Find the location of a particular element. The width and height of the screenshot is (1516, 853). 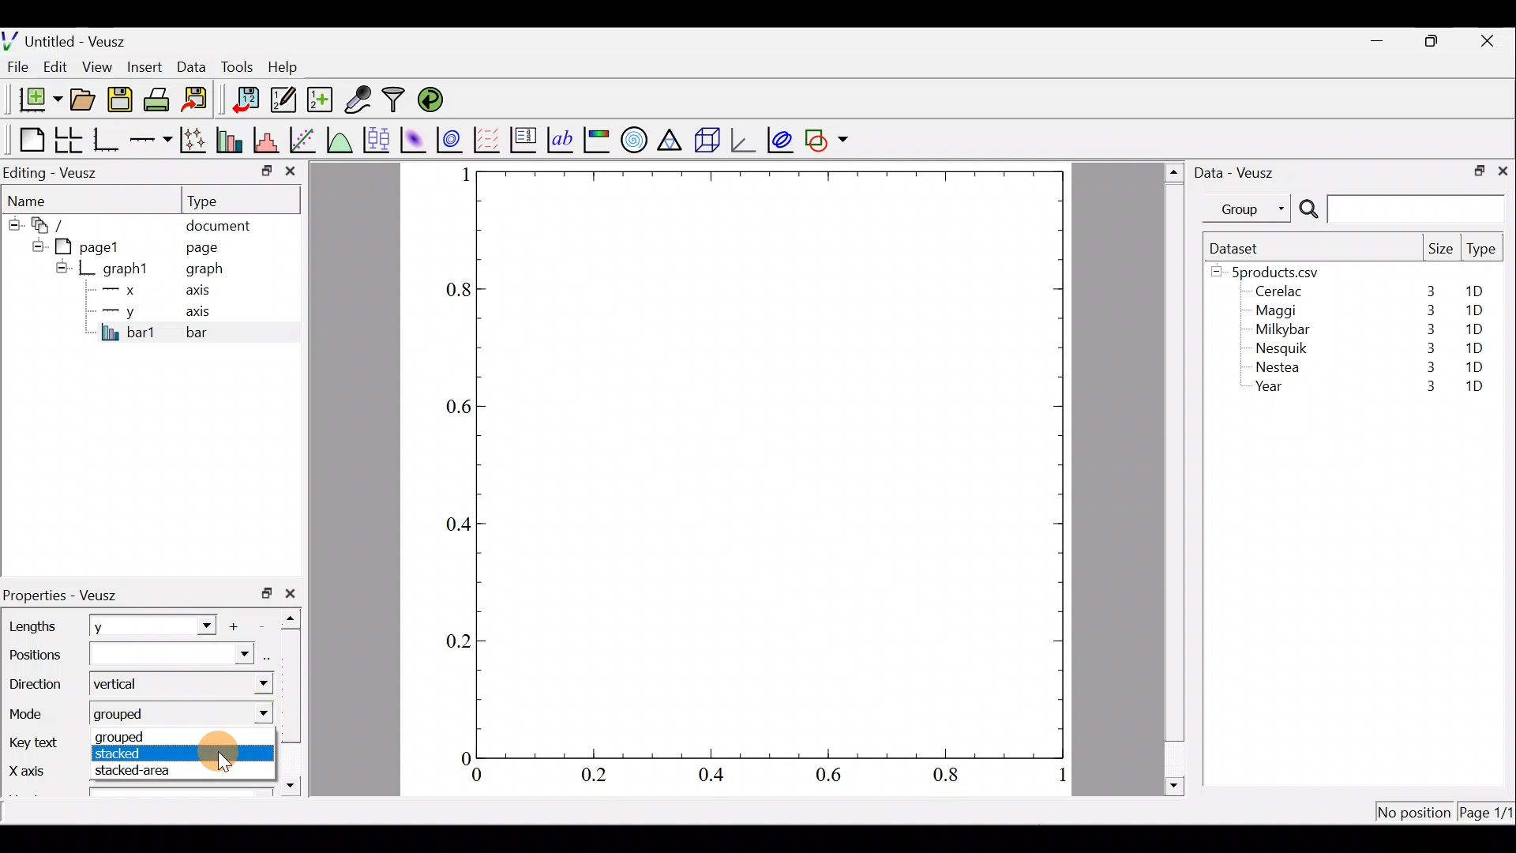

04 is located at coordinates (452, 527).